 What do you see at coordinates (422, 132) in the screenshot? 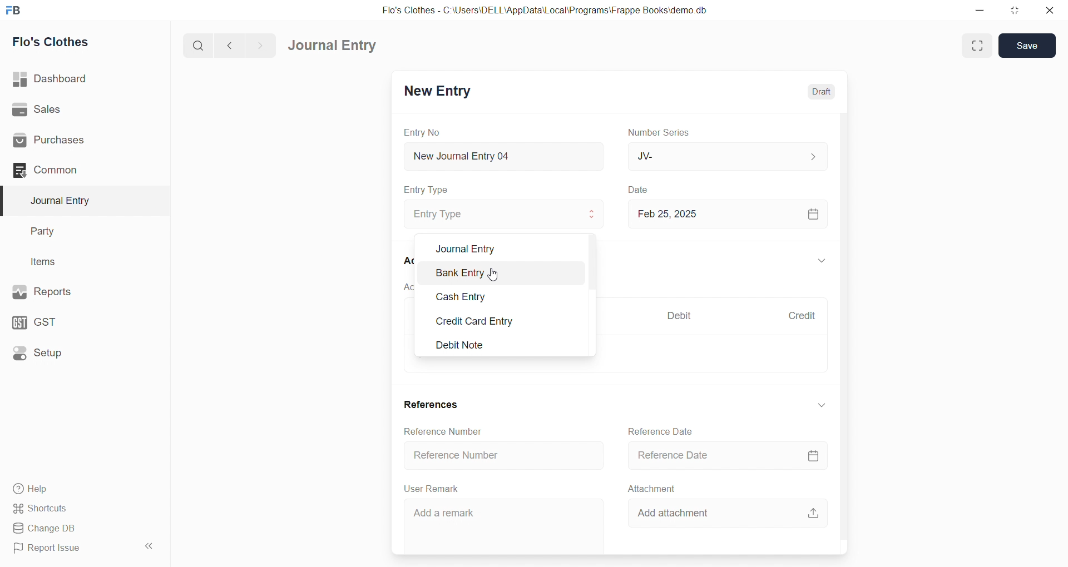
I see `Entry No.` at bounding box center [422, 132].